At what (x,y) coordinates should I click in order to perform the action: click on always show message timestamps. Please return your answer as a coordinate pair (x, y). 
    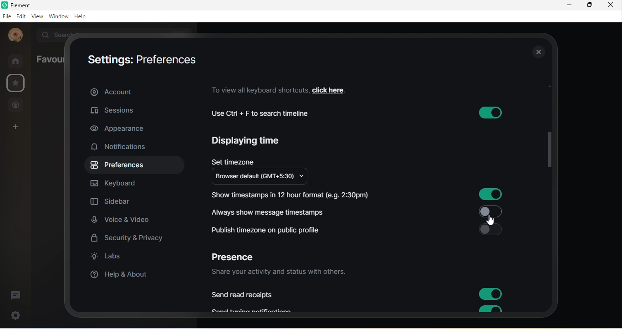
    Looking at the image, I should click on (271, 211).